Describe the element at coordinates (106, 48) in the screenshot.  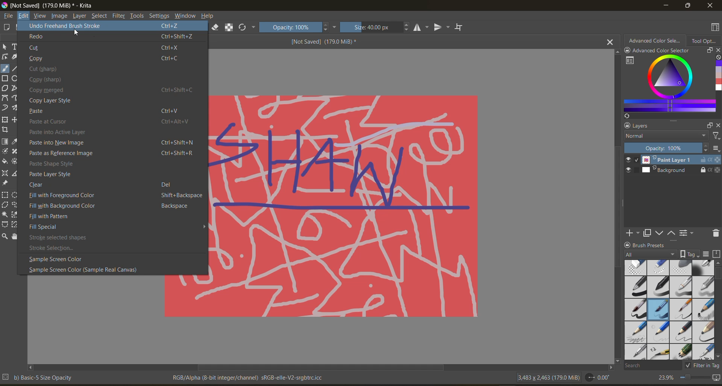
I see `cut   Ctrl+X` at that location.